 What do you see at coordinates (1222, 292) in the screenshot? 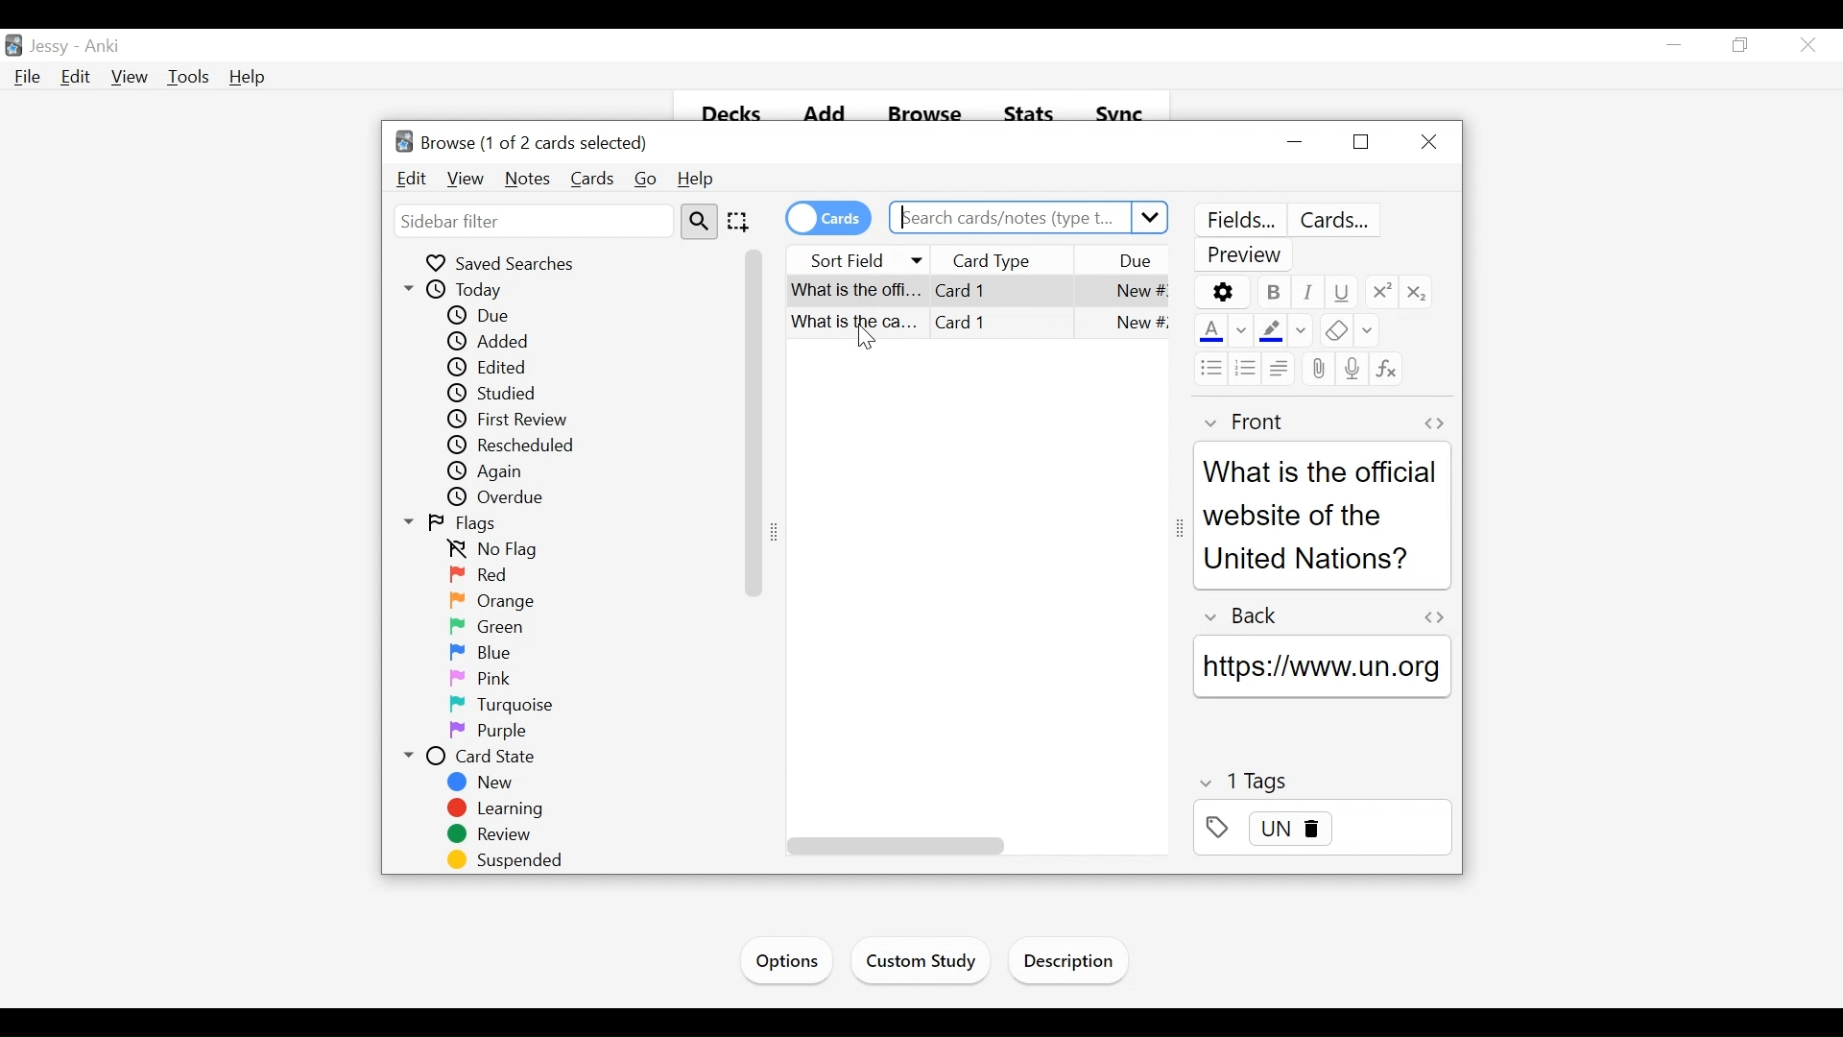
I see `options` at bounding box center [1222, 292].